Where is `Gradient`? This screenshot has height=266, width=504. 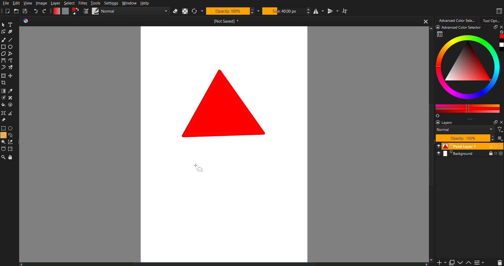
Gradient is located at coordinates (3, 91).